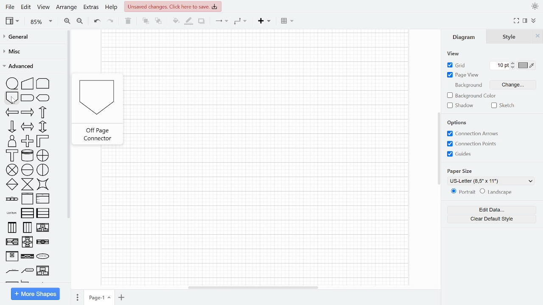 This screenshot has width=543, height=305. Describe the element at coordinates (43, 7) in the screenshot. I see `View` at that location.